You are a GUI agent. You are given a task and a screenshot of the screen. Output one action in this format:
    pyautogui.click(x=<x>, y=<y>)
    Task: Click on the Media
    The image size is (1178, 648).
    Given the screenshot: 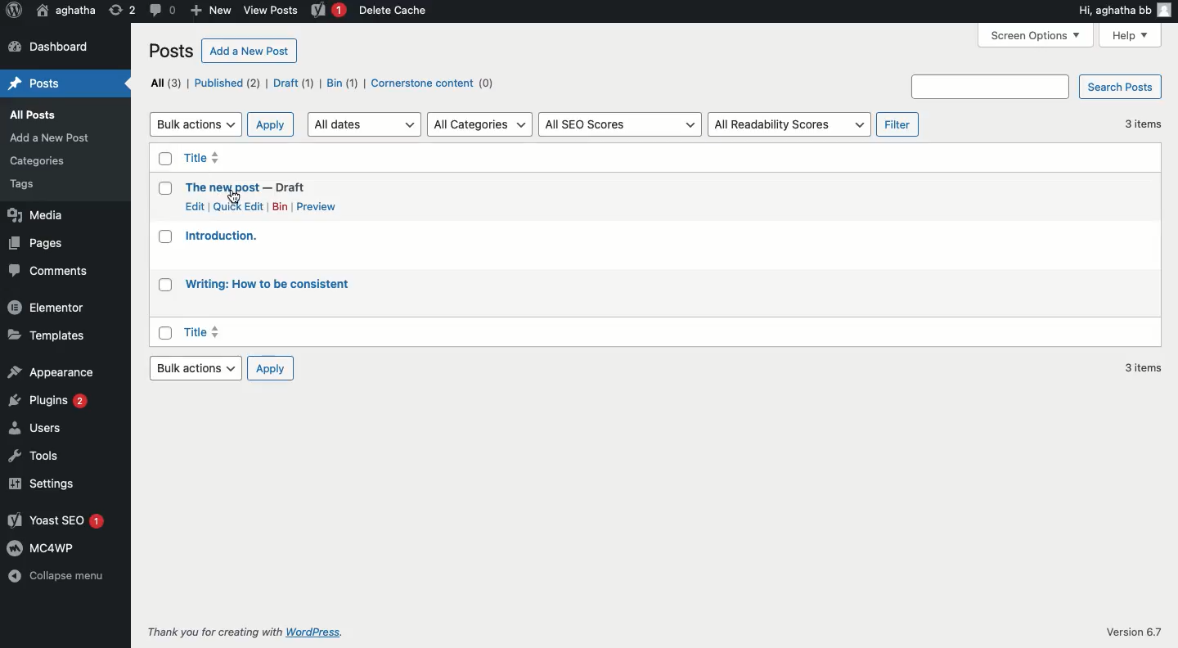 What is the action you would take?
    pyautogui.click(x=38, y=217)
    